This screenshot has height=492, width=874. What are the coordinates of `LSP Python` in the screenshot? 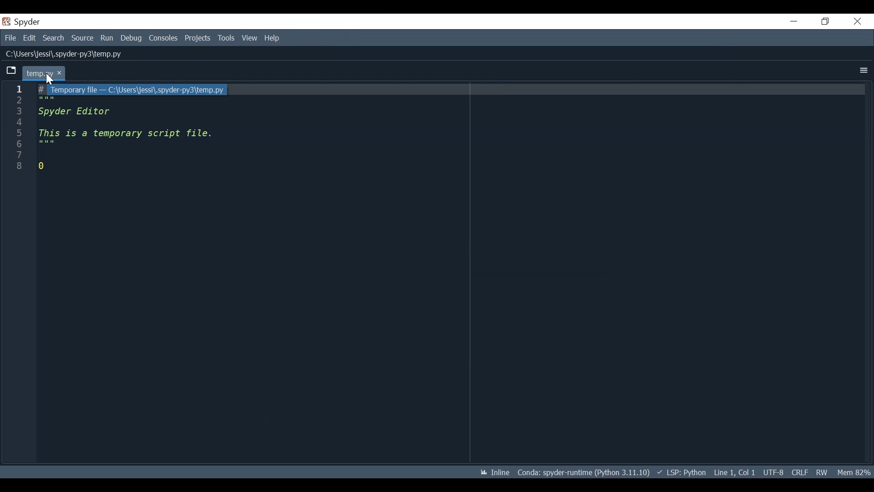 It's located at (681, 473).